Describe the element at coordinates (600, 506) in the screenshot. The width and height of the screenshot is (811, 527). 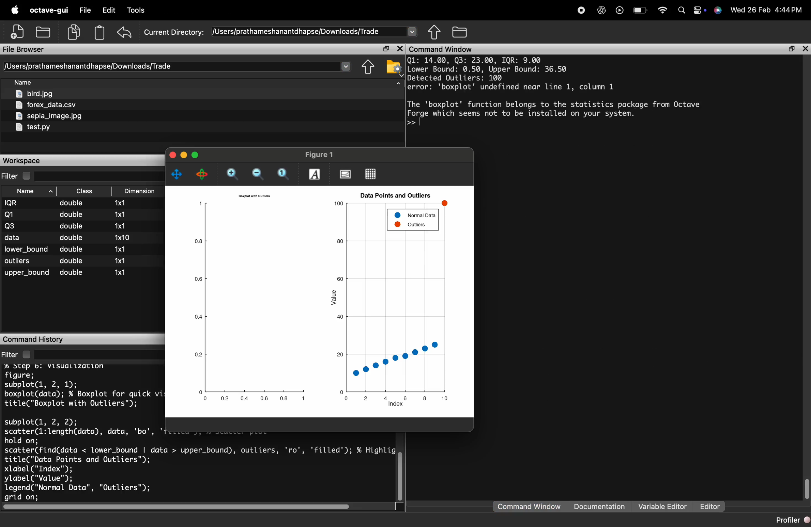
I see `Documentation` at that location.